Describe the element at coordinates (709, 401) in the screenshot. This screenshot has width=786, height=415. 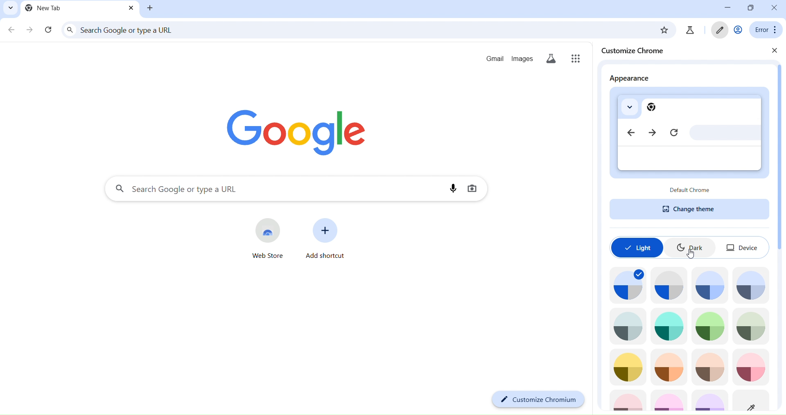
I see `theme icon` at that location.